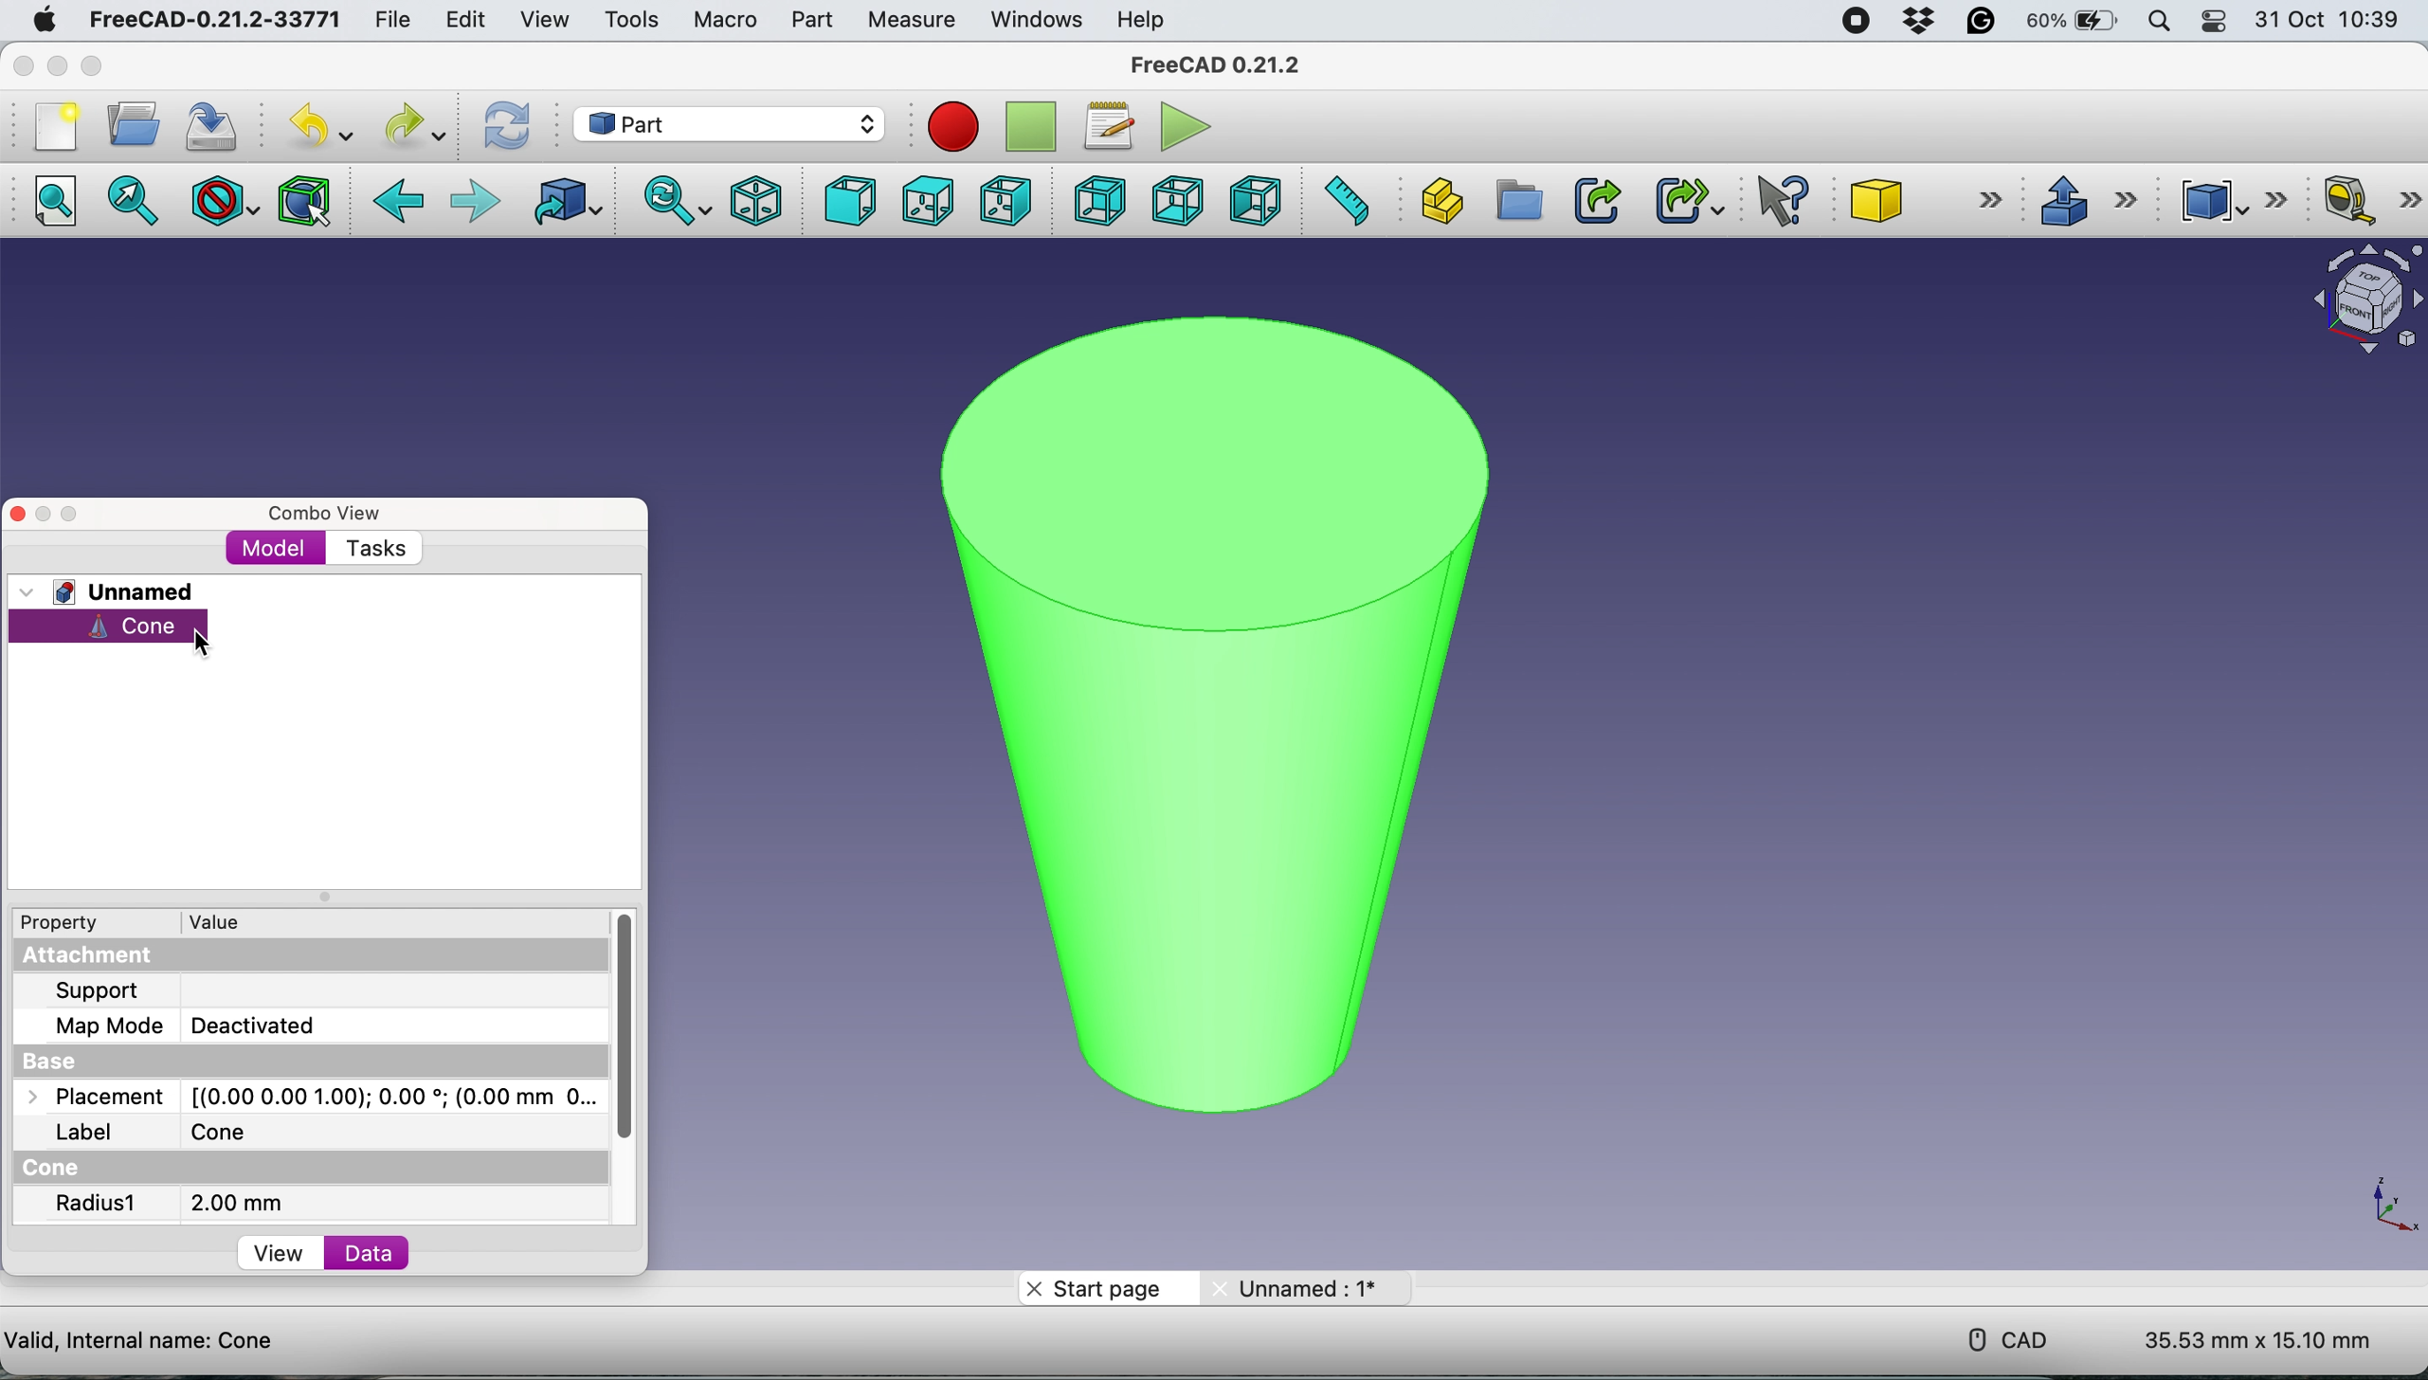 Image resolution: width=2428 pixels, height=1380 pixels. I want to click on vertical scroll bar, so click(626, 1035).